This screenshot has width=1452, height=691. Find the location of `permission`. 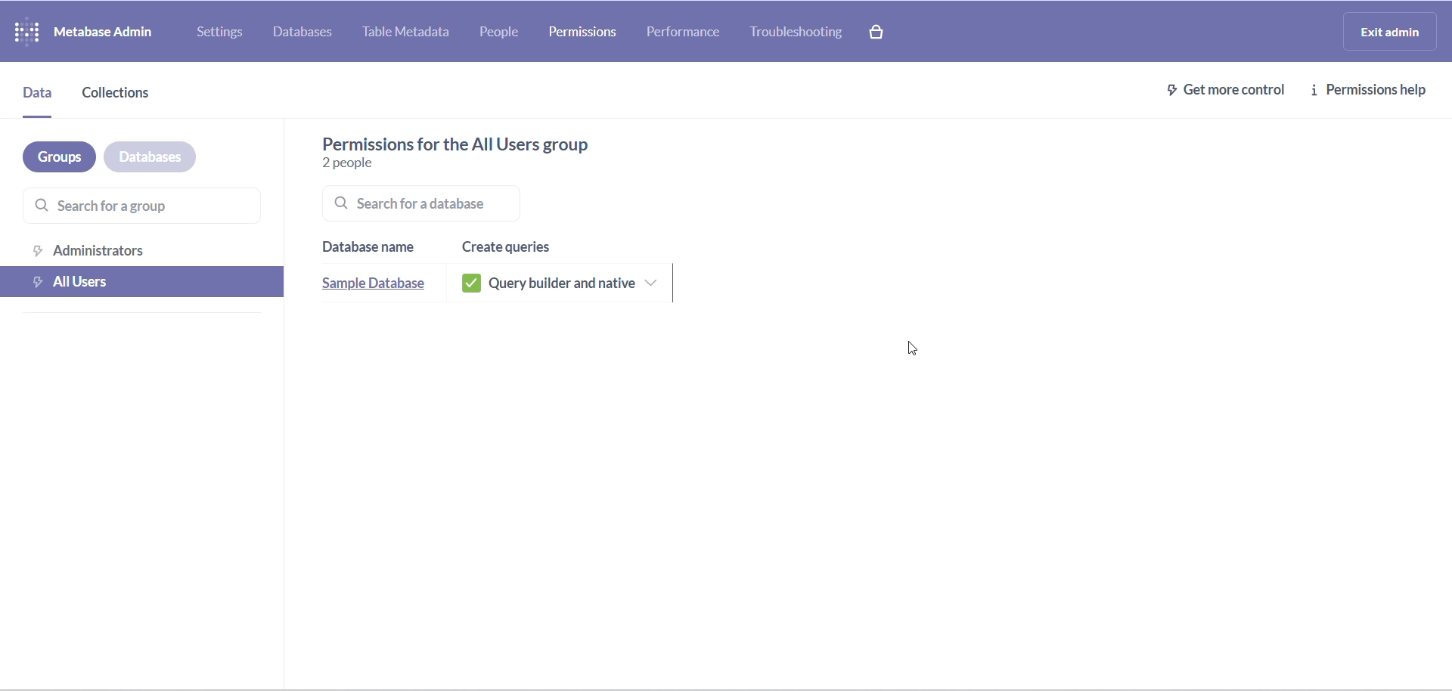

permission is located at coordinates (583, 31).